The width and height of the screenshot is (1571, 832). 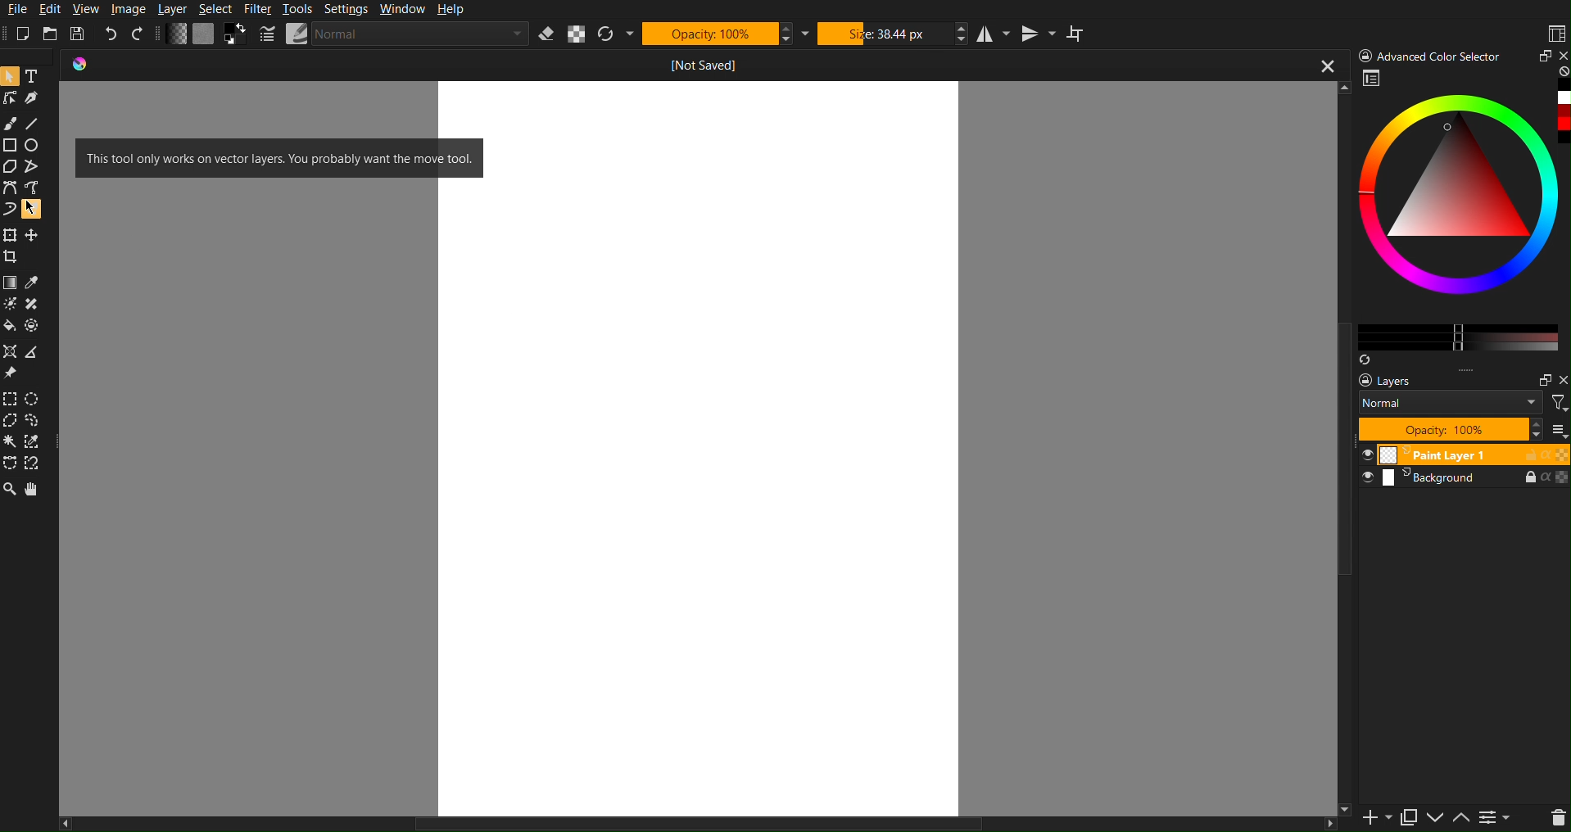 I want to click on Window, so click(x=404, y=10).